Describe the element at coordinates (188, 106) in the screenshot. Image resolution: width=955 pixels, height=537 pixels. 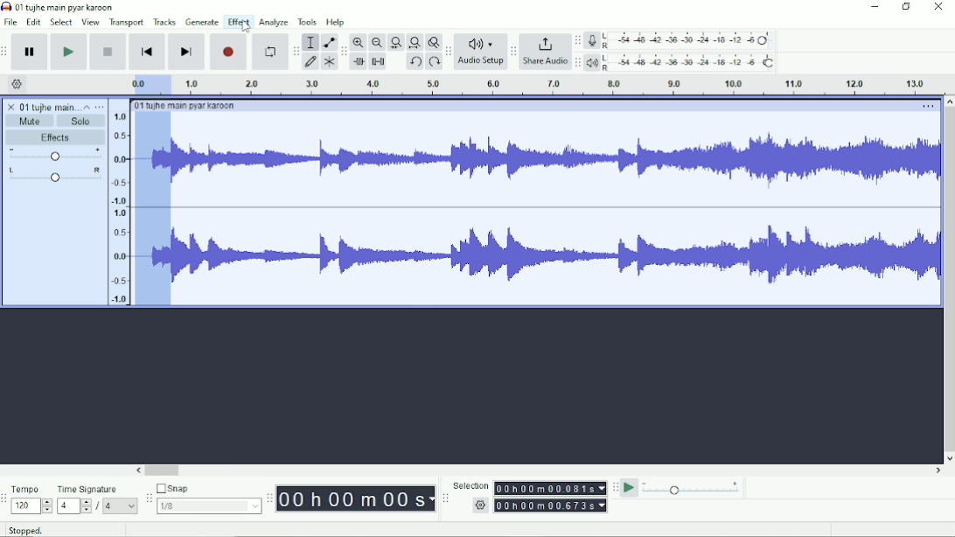
I see `01 tujhe main pyar karoon` at that location.